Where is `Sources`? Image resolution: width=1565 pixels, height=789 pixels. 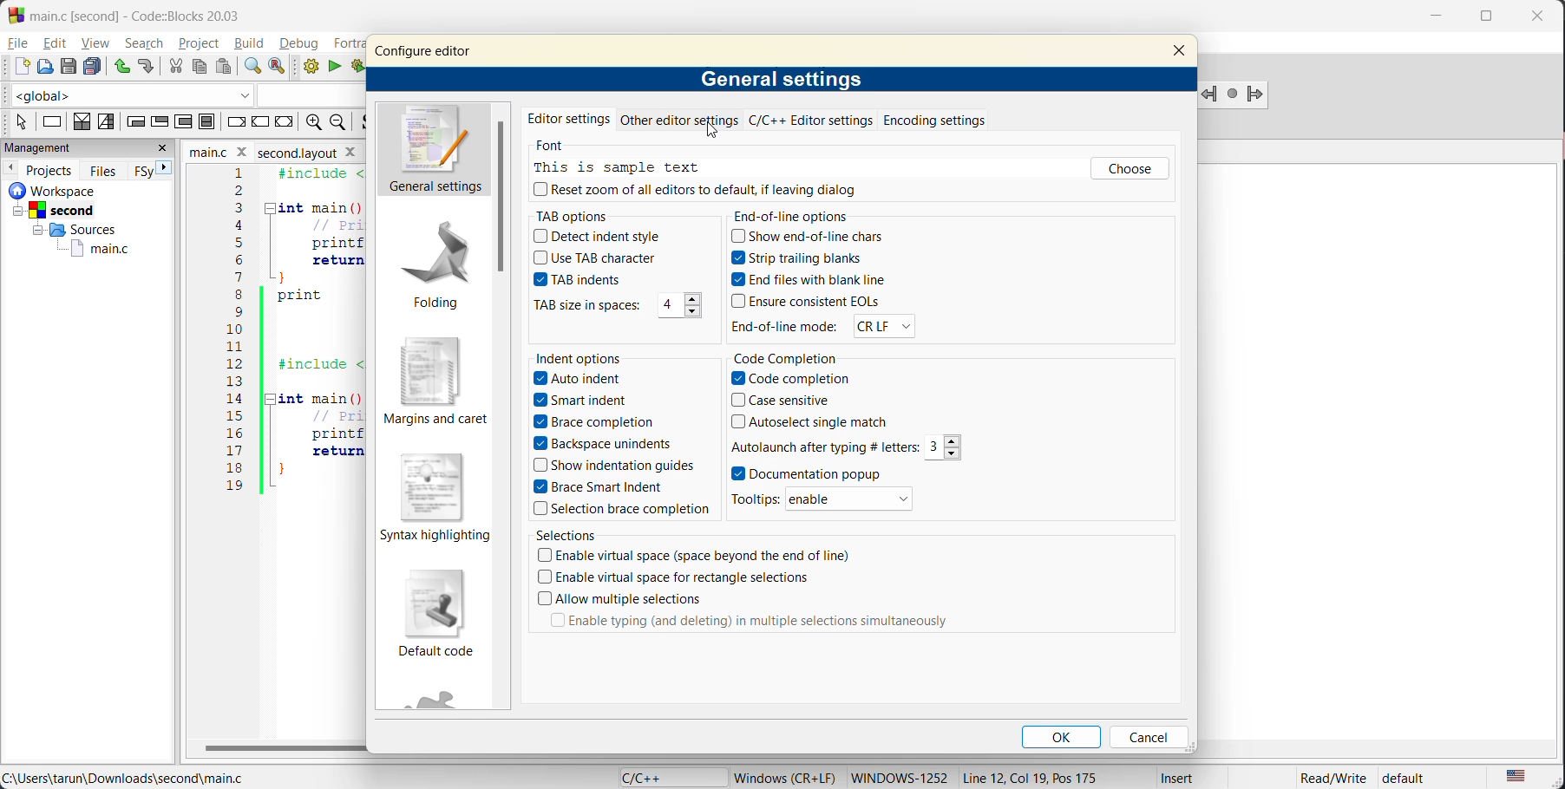
Sources is located at coordinates (75, 230).